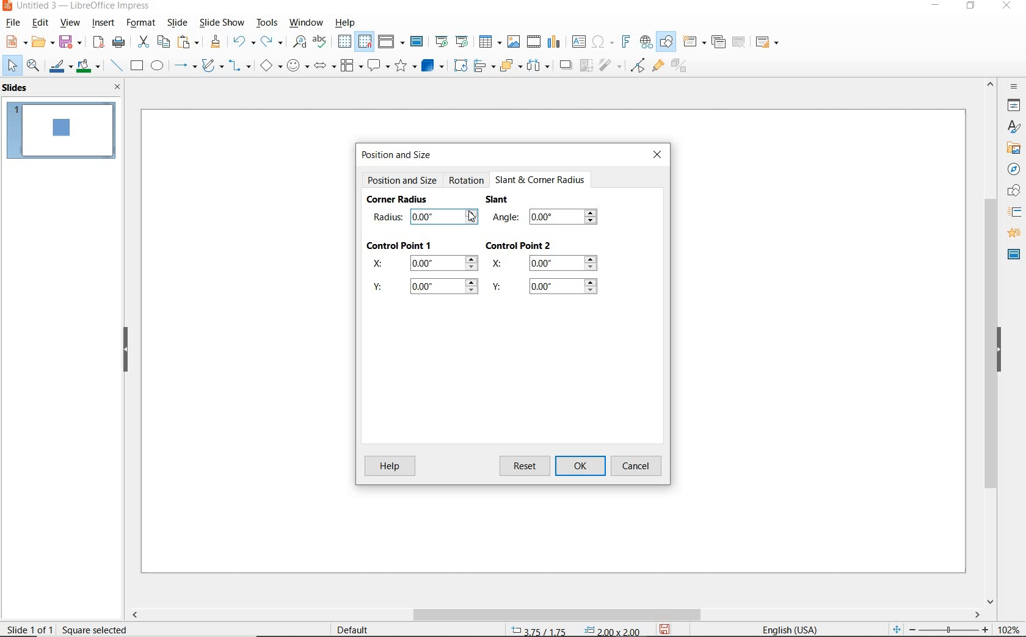 The image size is (1026, 637). What do you see at coordinates (391, 41) in the screenshot?
I see `display view` at bounding box center [391, 41].